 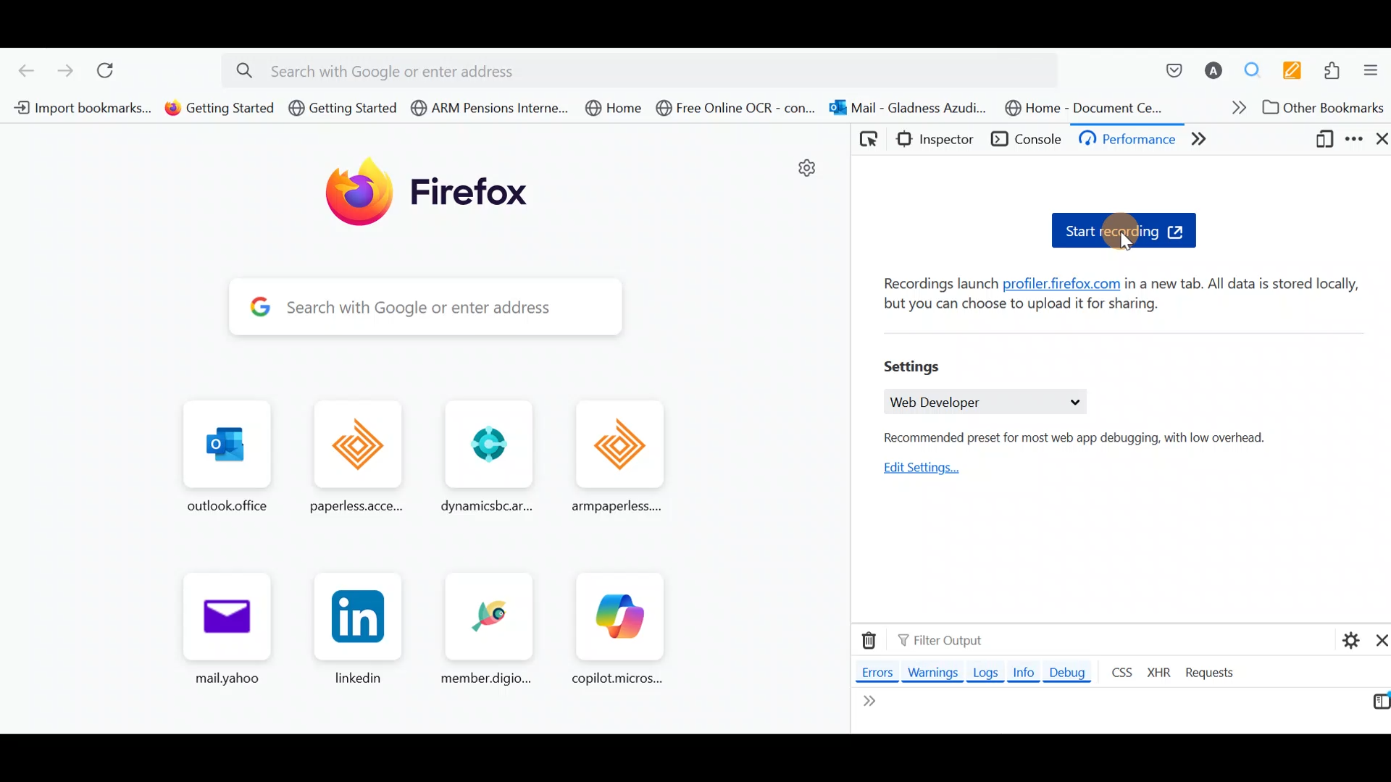 What do you see at coordinates (1028, 140) in the screenshot?
I see `Console` at bounding box center [1028, 140].